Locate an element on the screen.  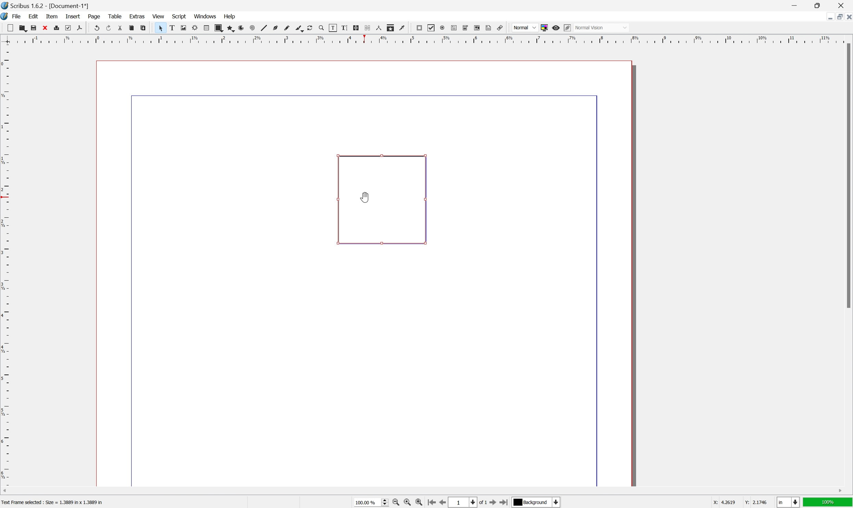
100% is located at coordinates (828, 503).